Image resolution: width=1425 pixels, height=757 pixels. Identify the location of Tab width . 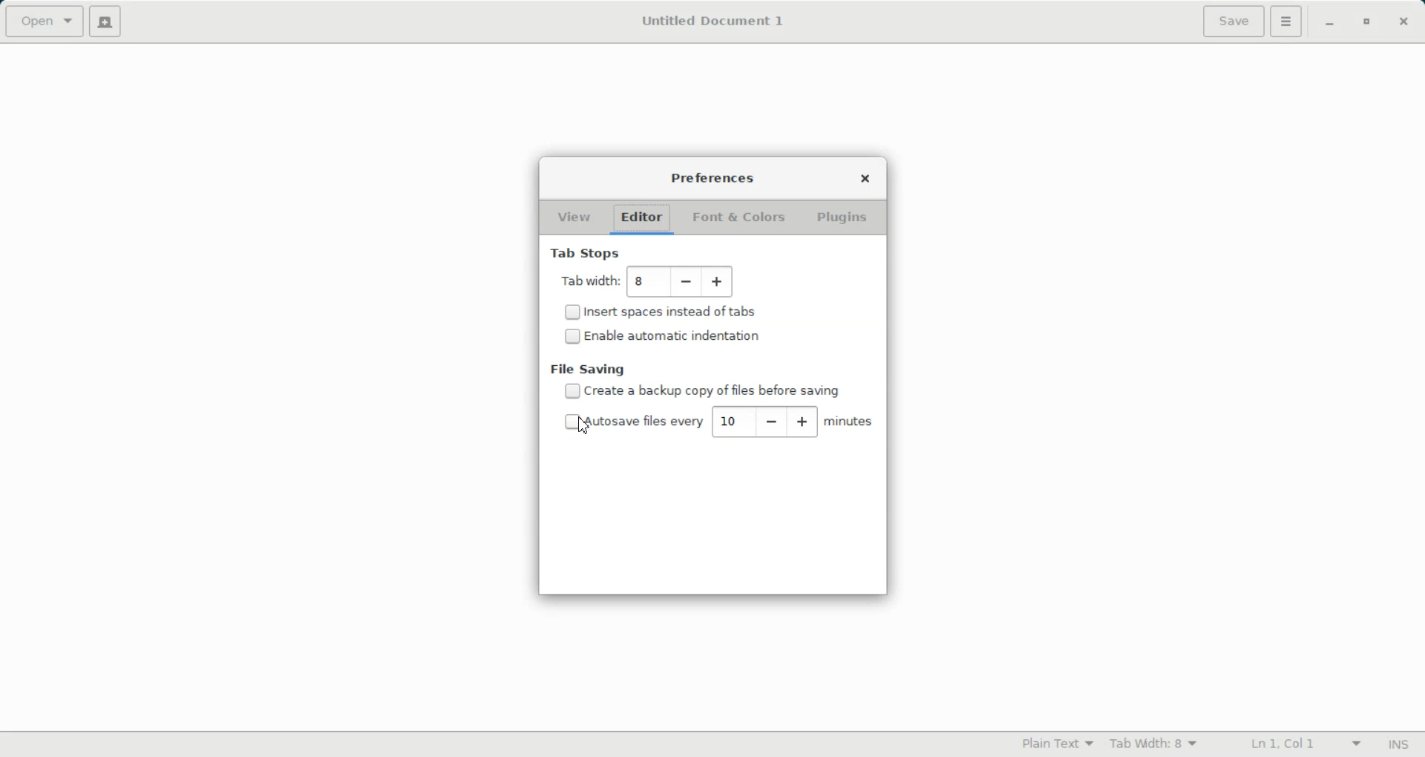
(587, 282).